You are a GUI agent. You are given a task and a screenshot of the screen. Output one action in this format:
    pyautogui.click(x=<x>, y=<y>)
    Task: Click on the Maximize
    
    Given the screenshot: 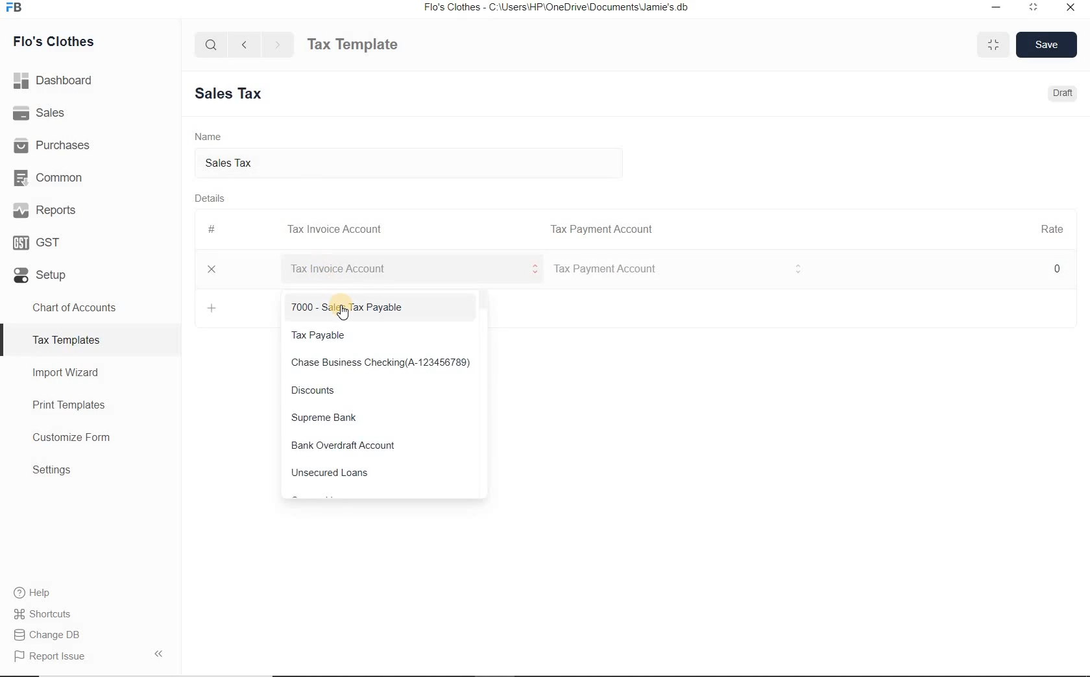 What is the action you would take?
    pyautogui.click(x=993, y=44)
    